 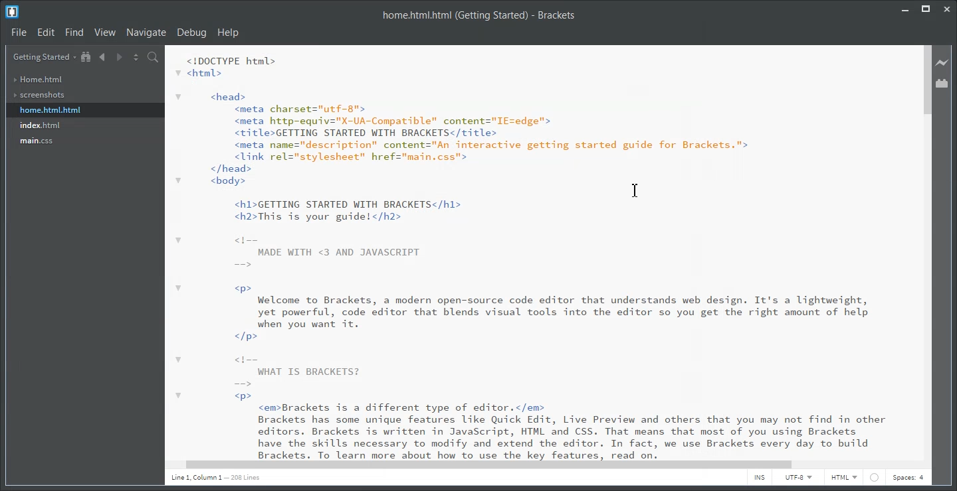 I want to click on home.html.html, so click(x=50, y=110).